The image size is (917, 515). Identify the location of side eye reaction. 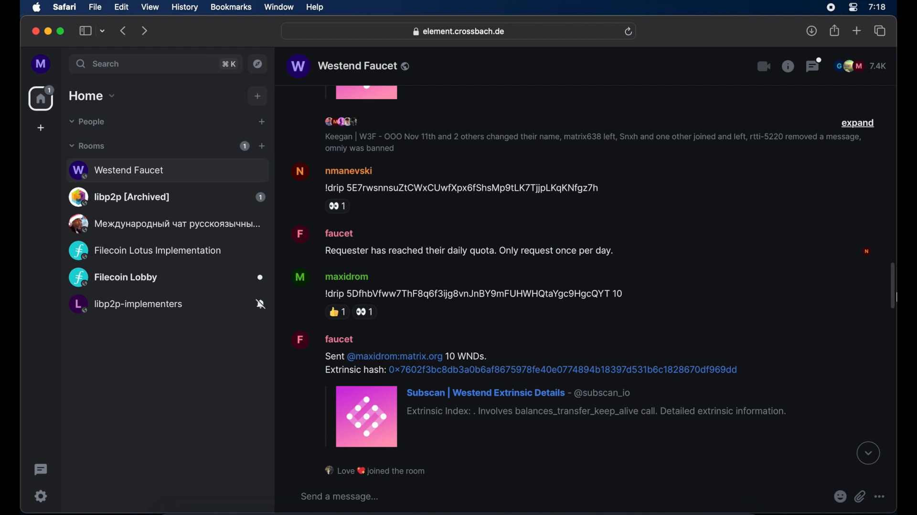
(338, 206).